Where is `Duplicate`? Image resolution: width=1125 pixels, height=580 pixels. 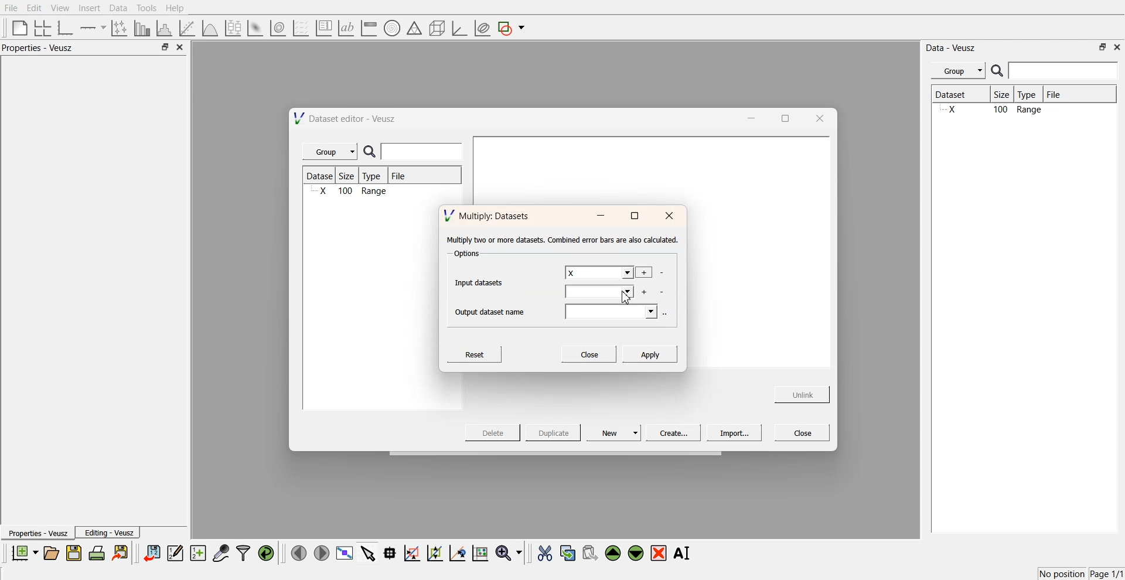 Duplicate is located at coordinates (553, 434).